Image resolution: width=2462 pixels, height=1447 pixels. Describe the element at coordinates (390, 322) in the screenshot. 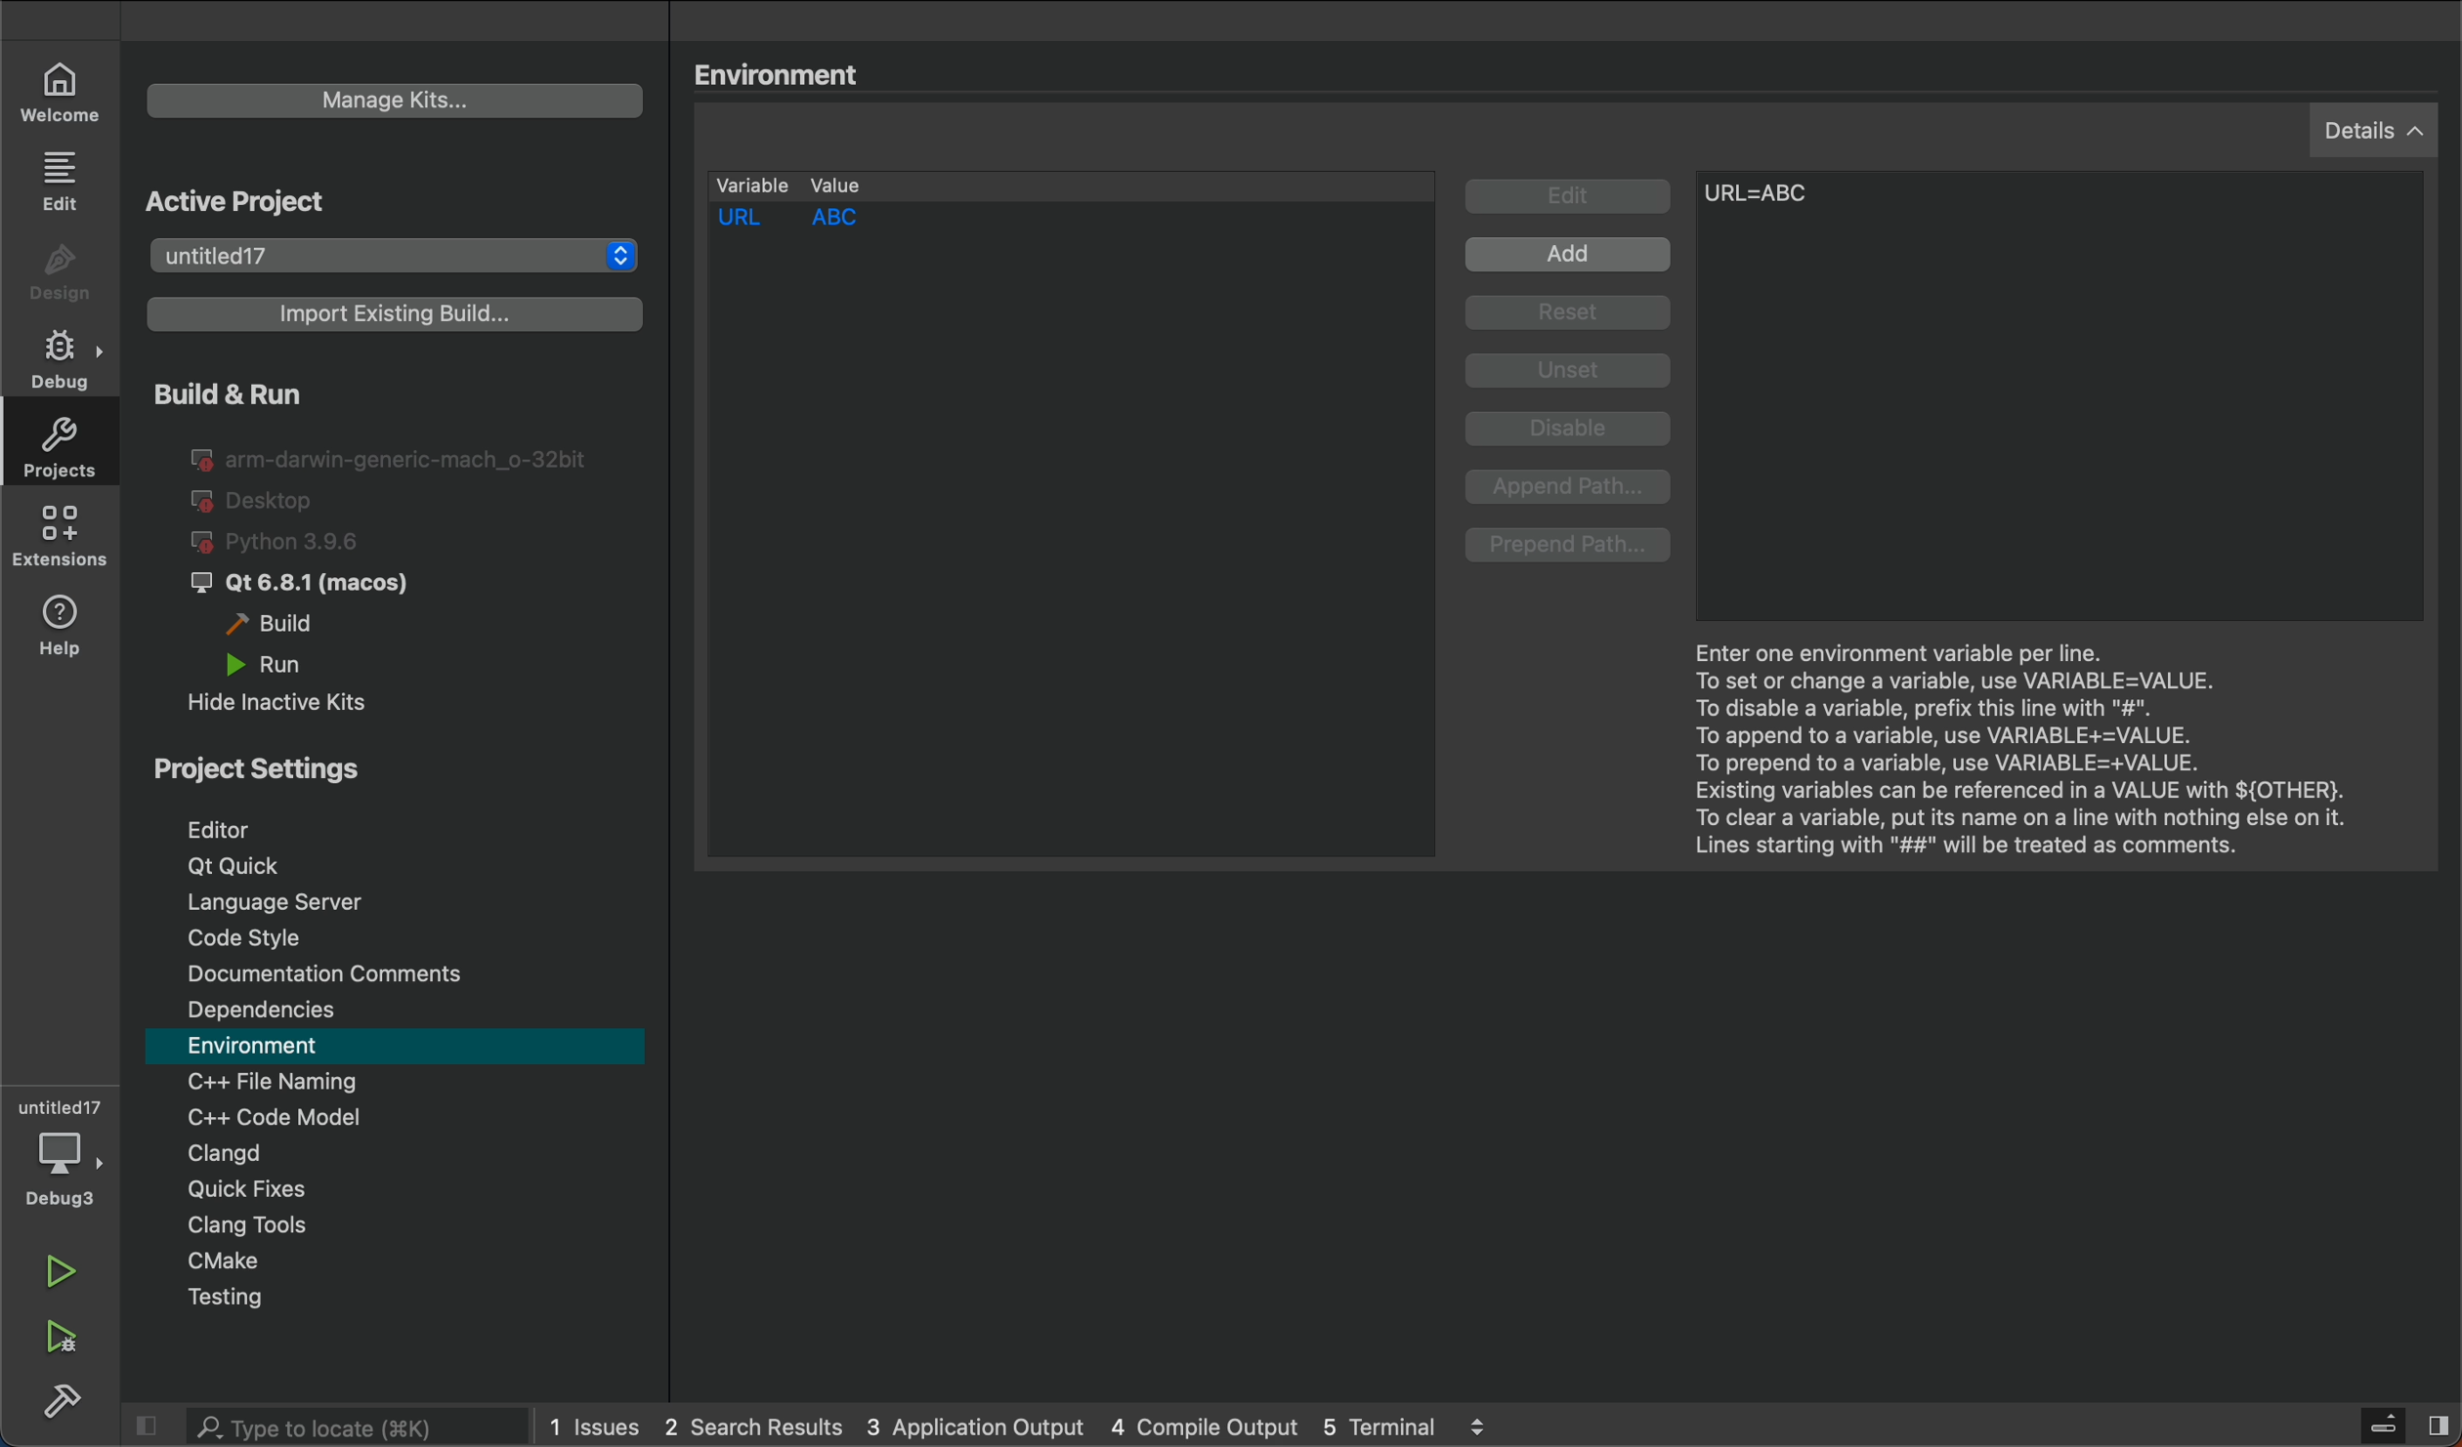

I see `import build` at that location.